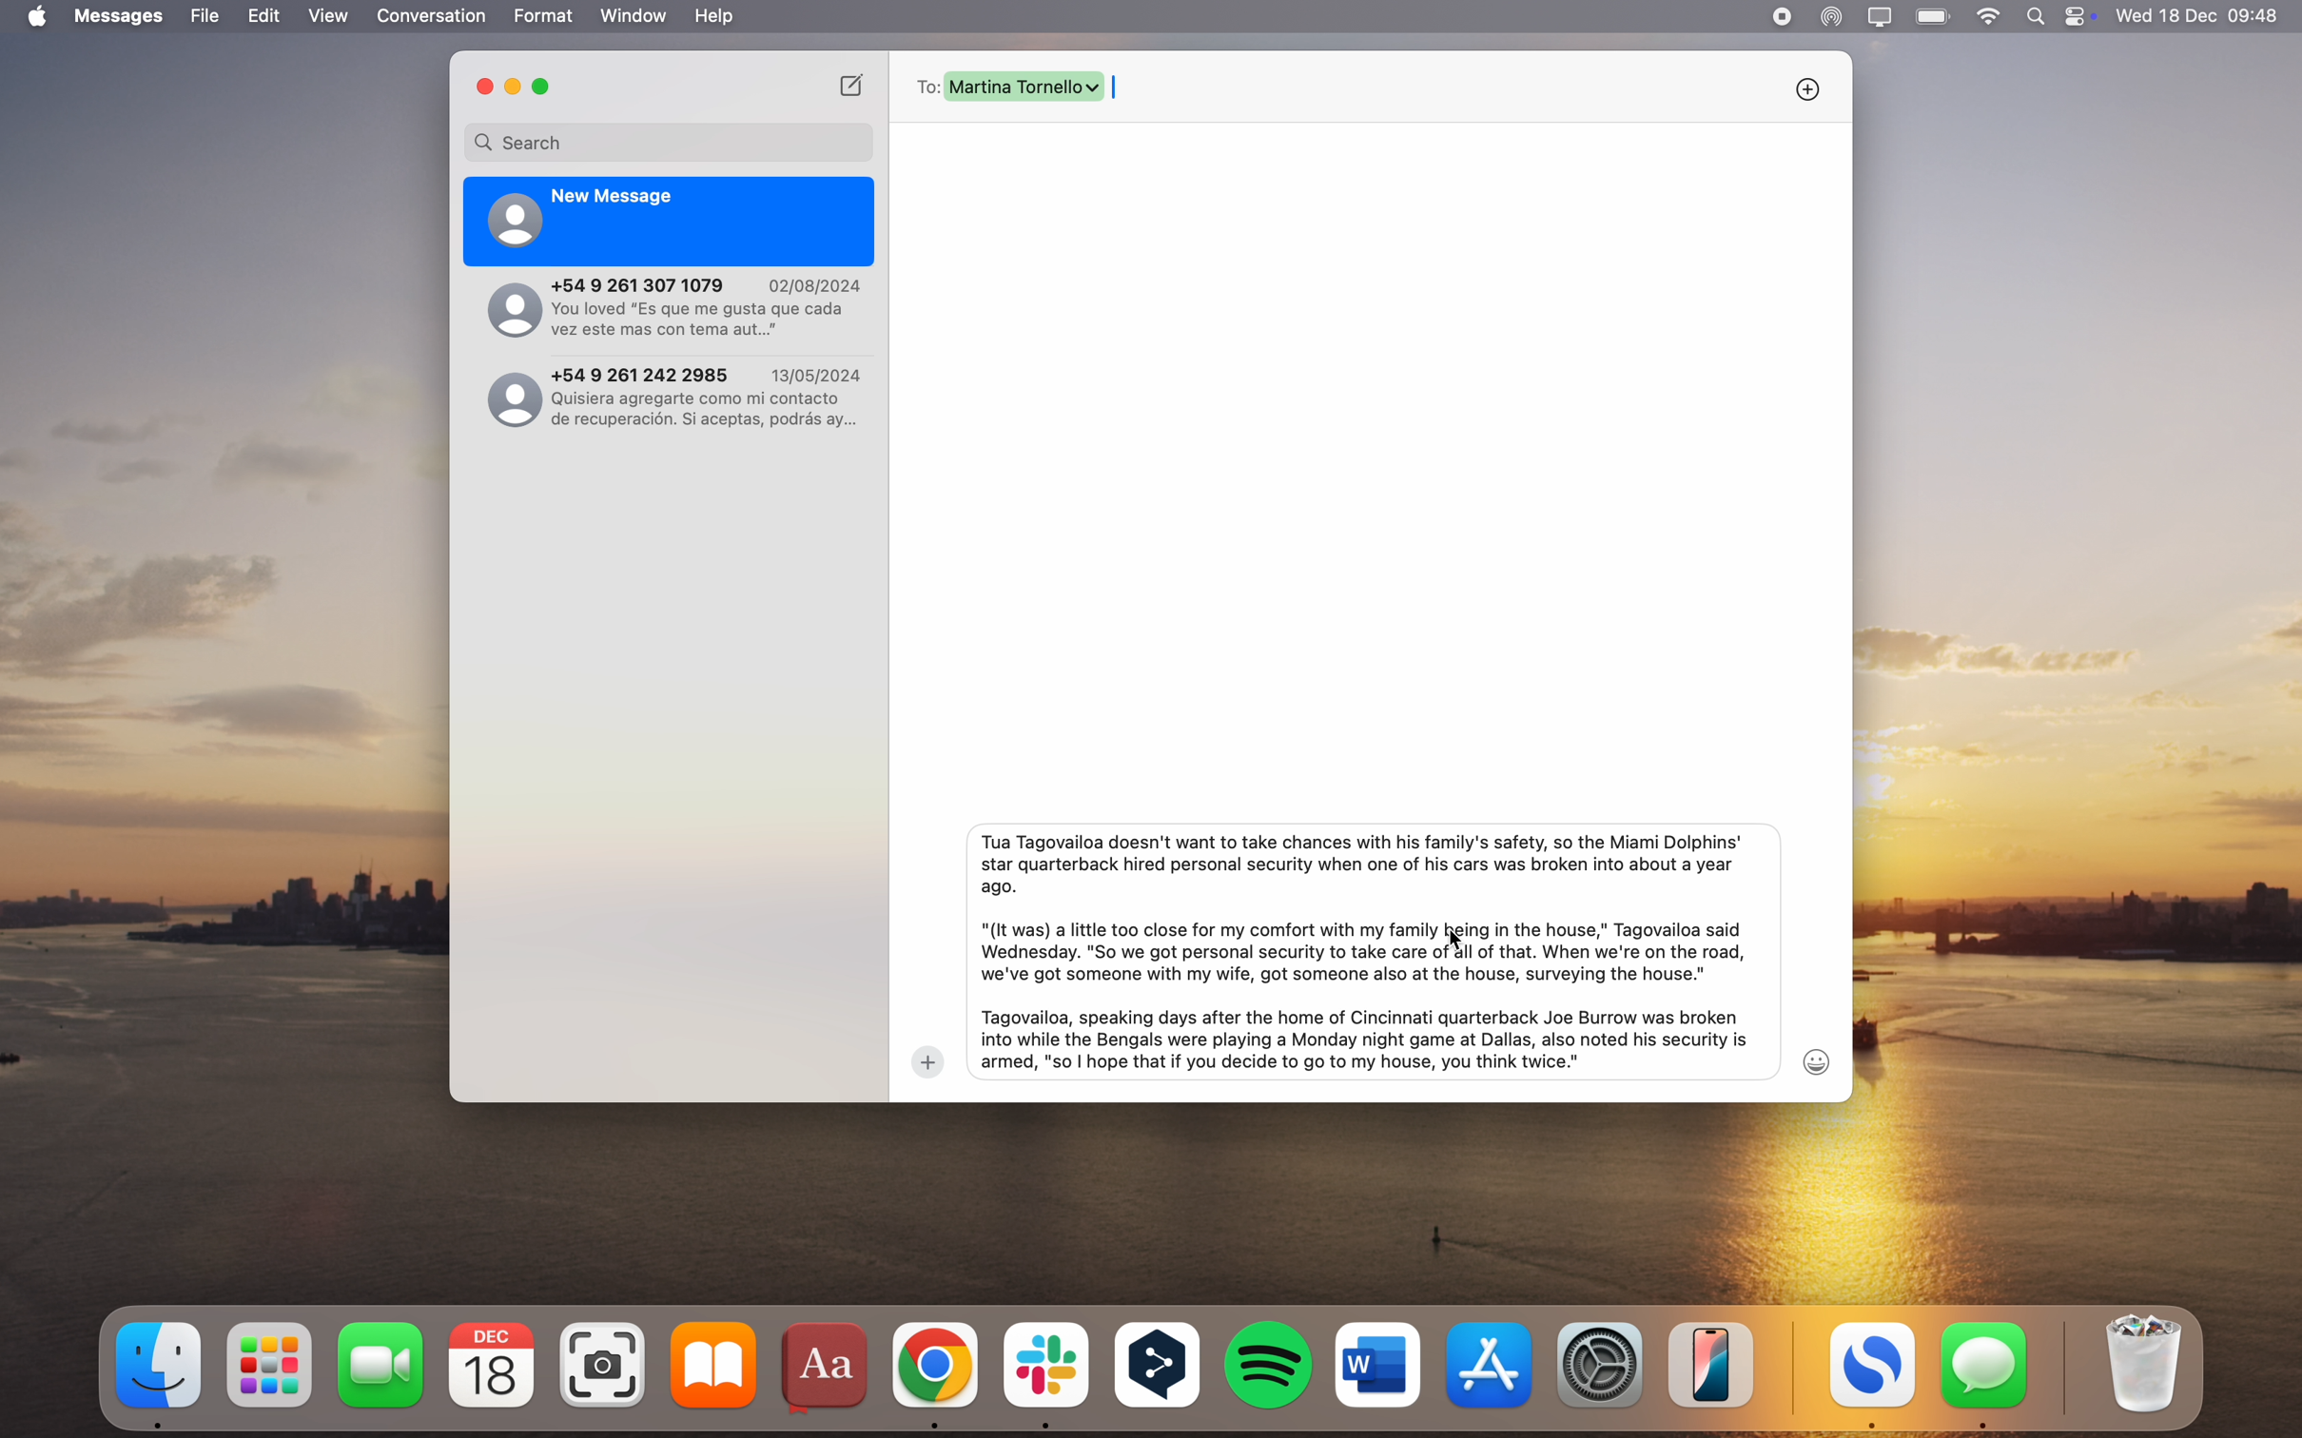 This screenshot has width=2302, height=1438. Describe the element at coordinates (545, 16) in the screenshot. I see `format` at that location.